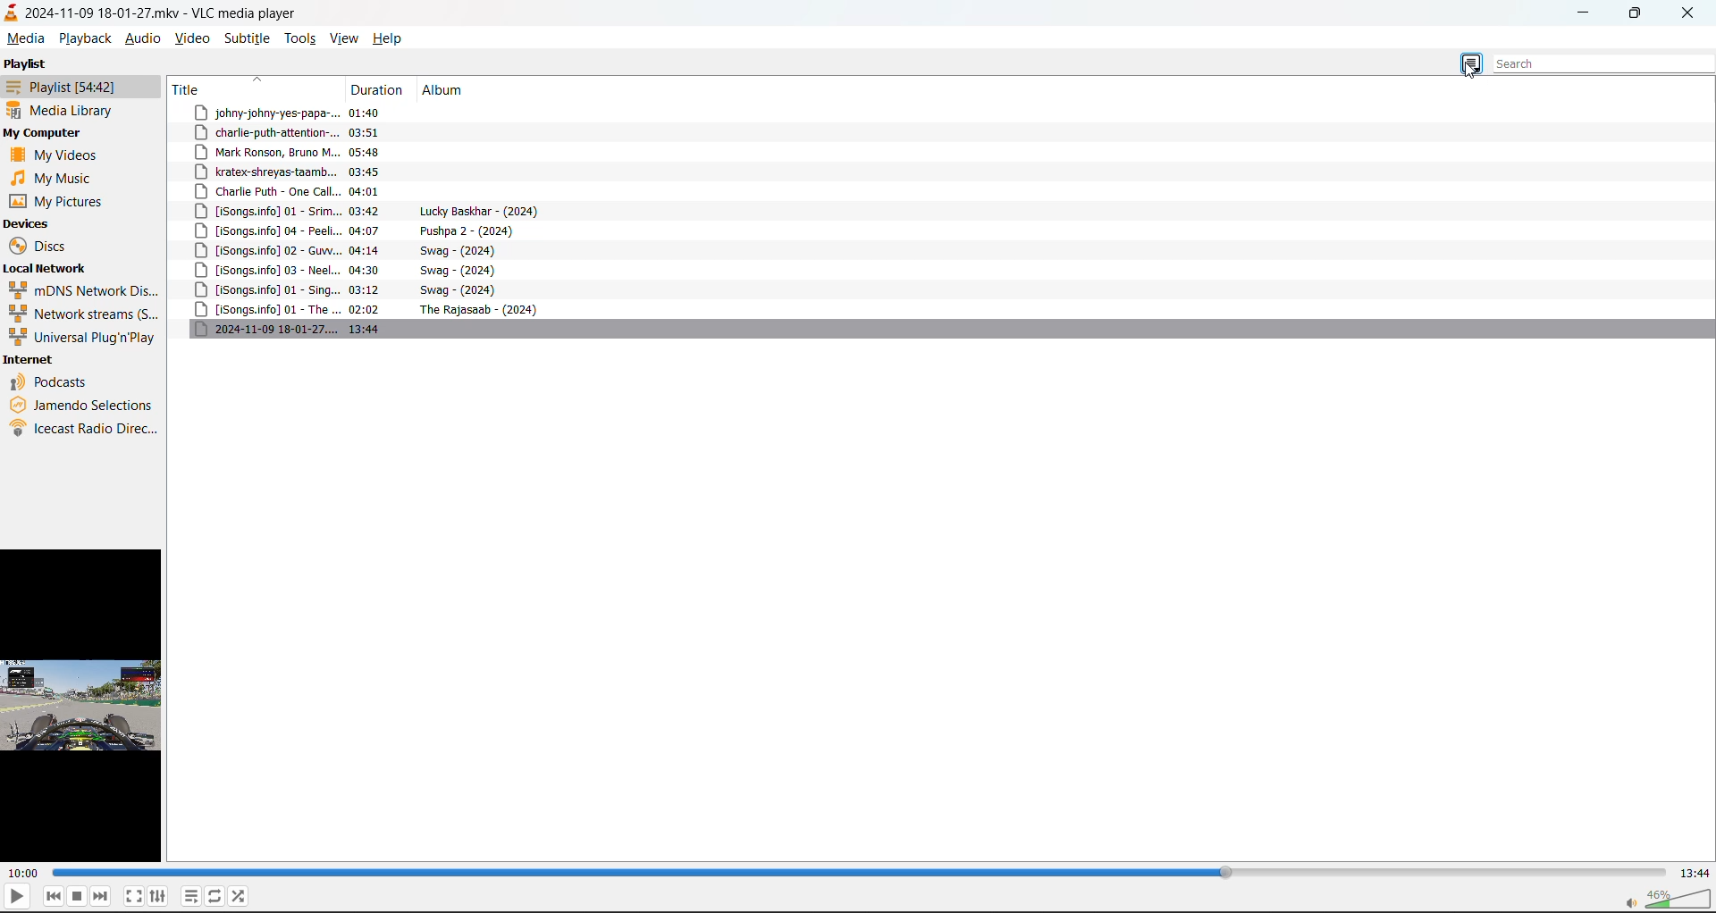 The width and height of the screenshot is (1716, 913). I want to click on search, so click(1591, 62).